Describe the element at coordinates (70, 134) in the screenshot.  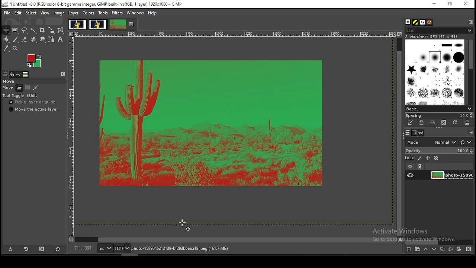
I see `scale` at that location.